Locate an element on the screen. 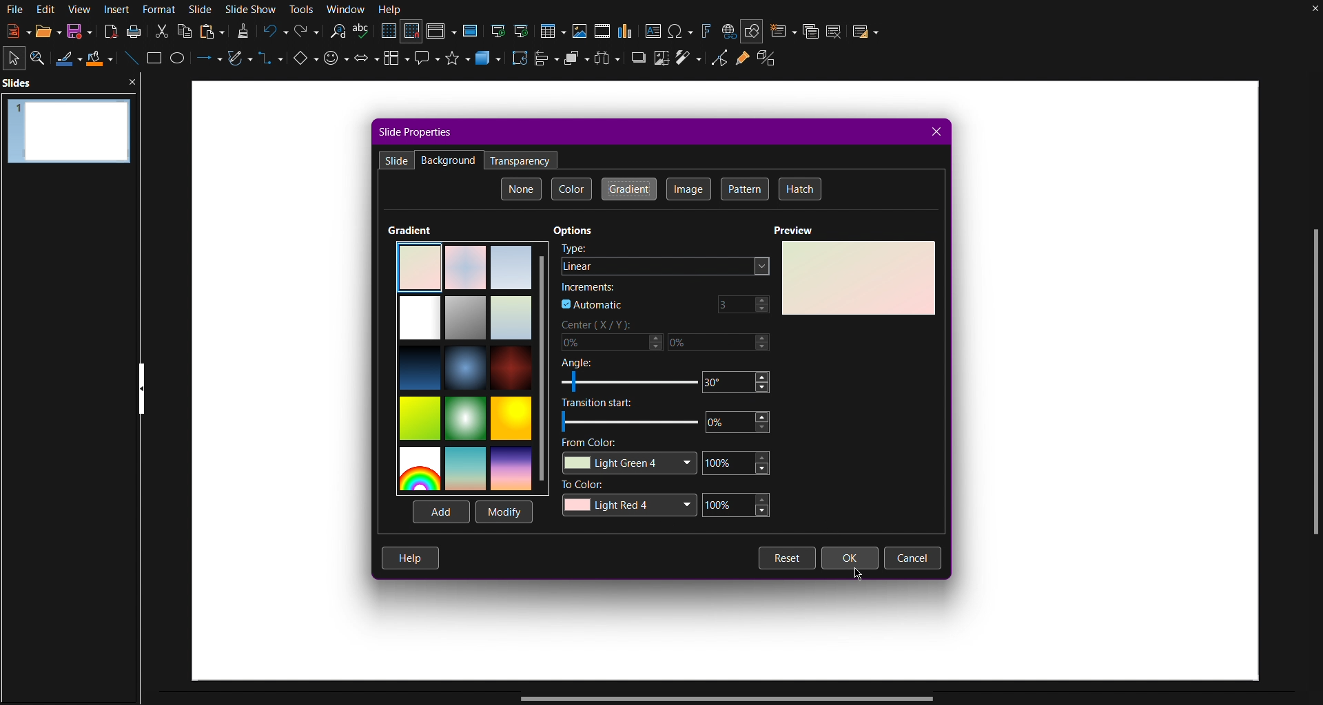 The height and width of the screenshot is (705, 1323). Delete Slide is located at coordinates (836, 30).